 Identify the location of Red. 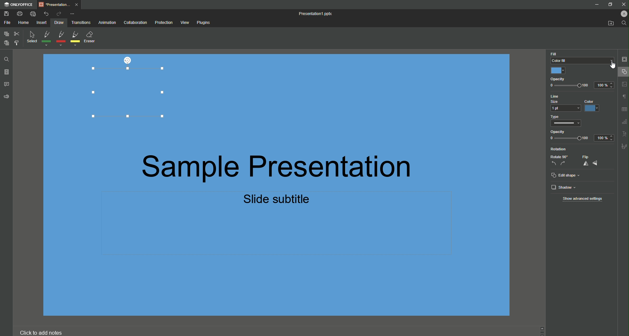
(60, 38).